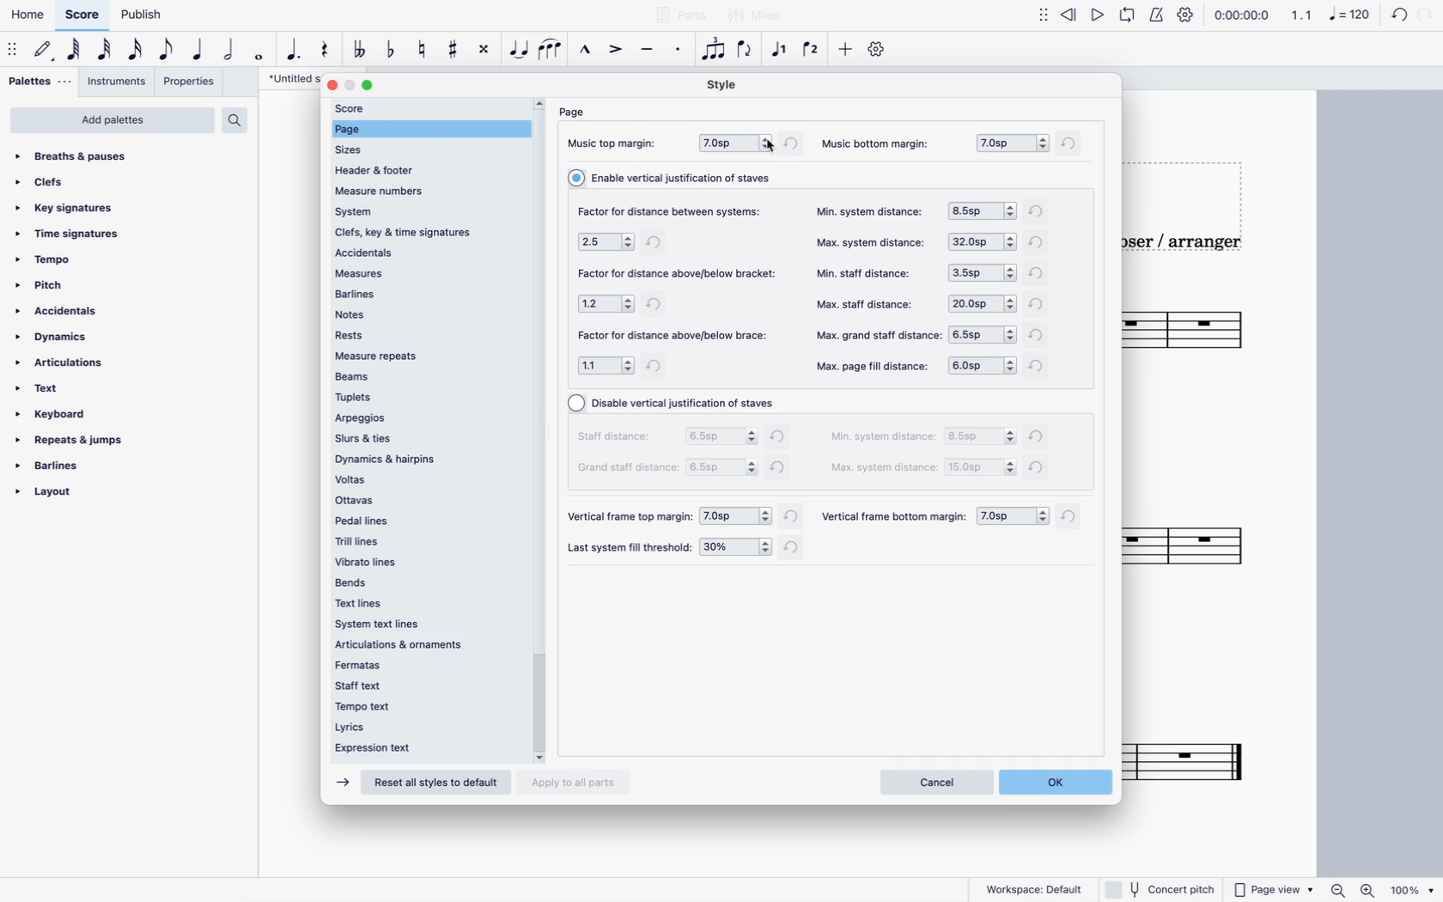 The image size is (1443, 902). Describe the element at coordinates (393, 169) in the screenshot. I see `header & footer` at that location.